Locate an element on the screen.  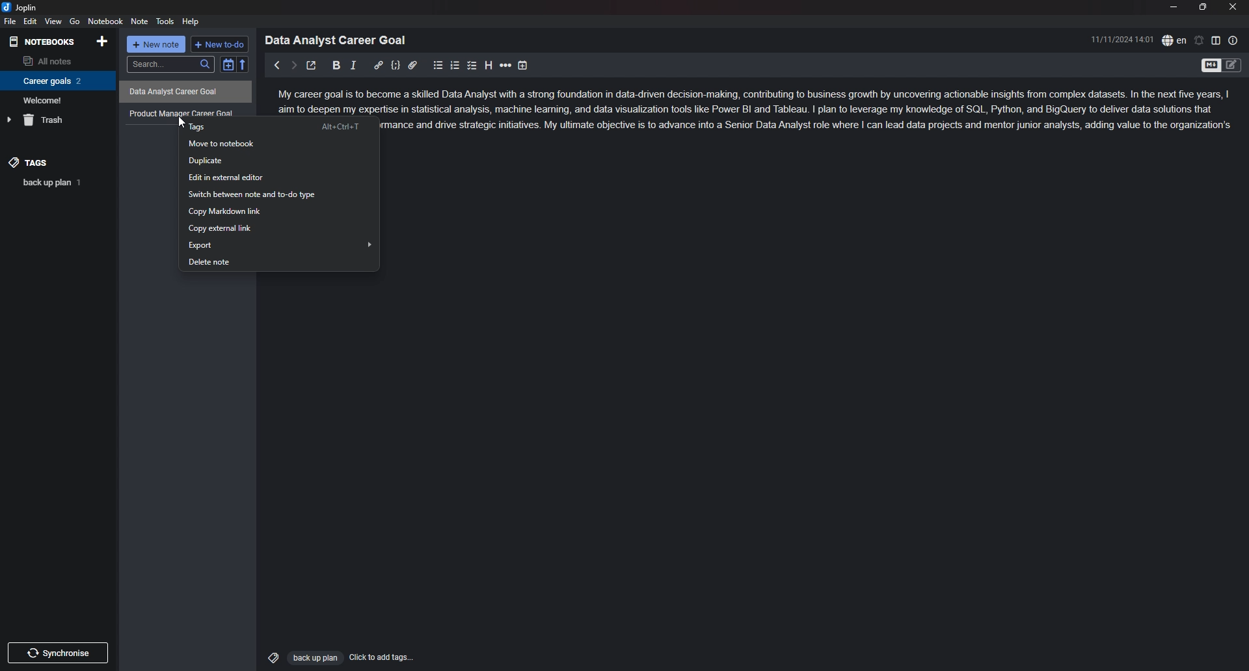
Toggle Editor is located at coordinates (1232, 66).